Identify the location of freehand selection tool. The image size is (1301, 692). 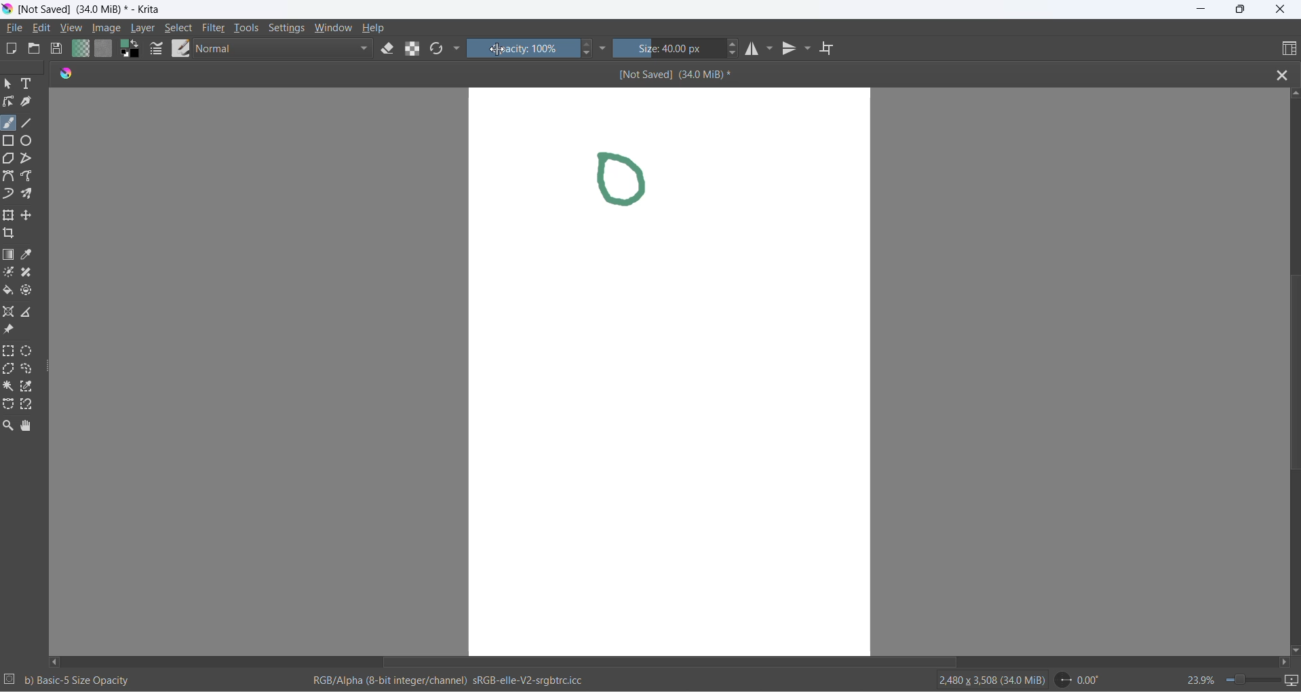
(31, 369).